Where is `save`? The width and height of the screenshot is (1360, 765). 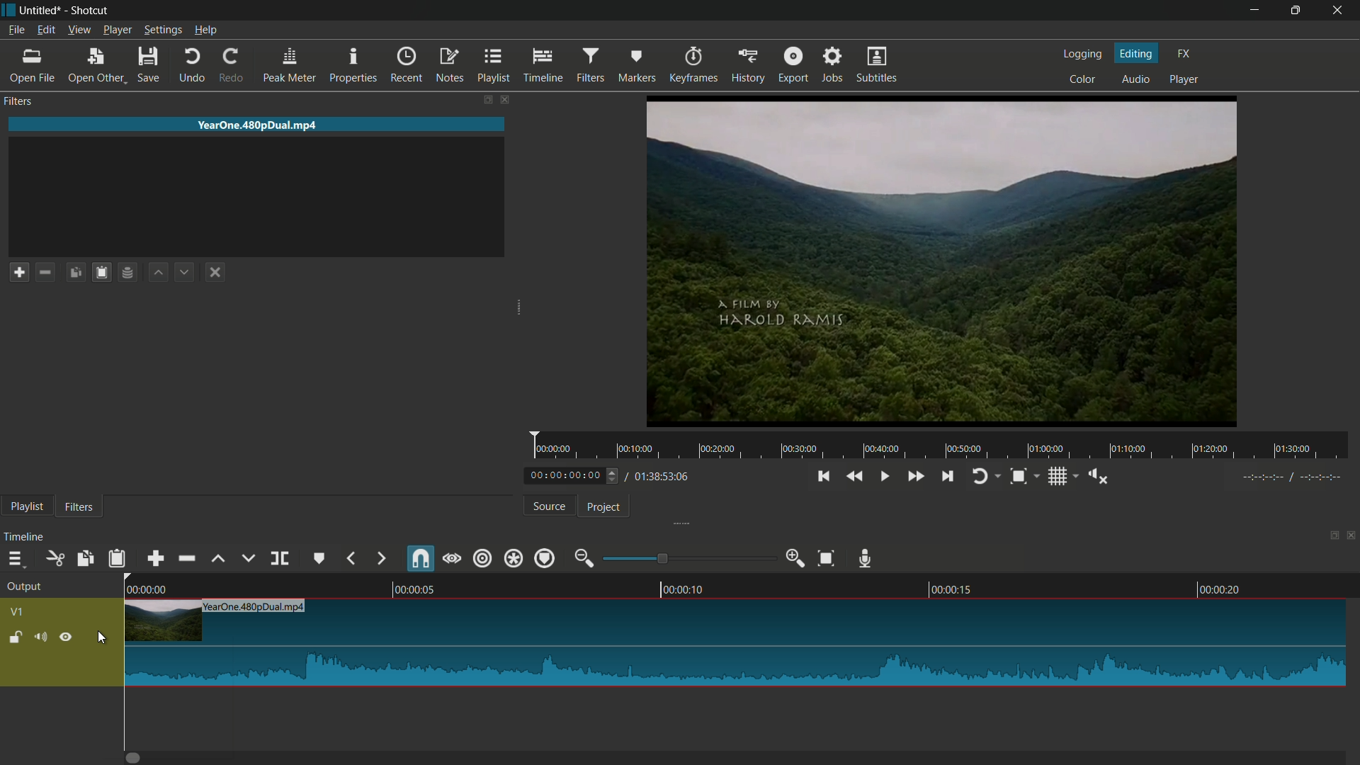 save is located at coordinates (148, 66).